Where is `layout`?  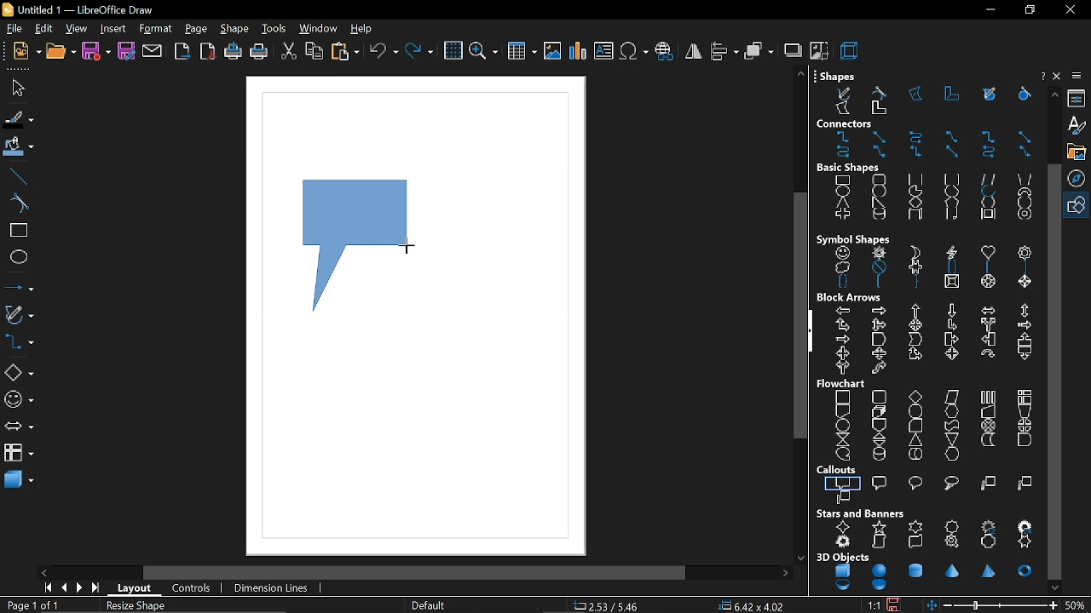
layout is located at coordinates (133, 588).